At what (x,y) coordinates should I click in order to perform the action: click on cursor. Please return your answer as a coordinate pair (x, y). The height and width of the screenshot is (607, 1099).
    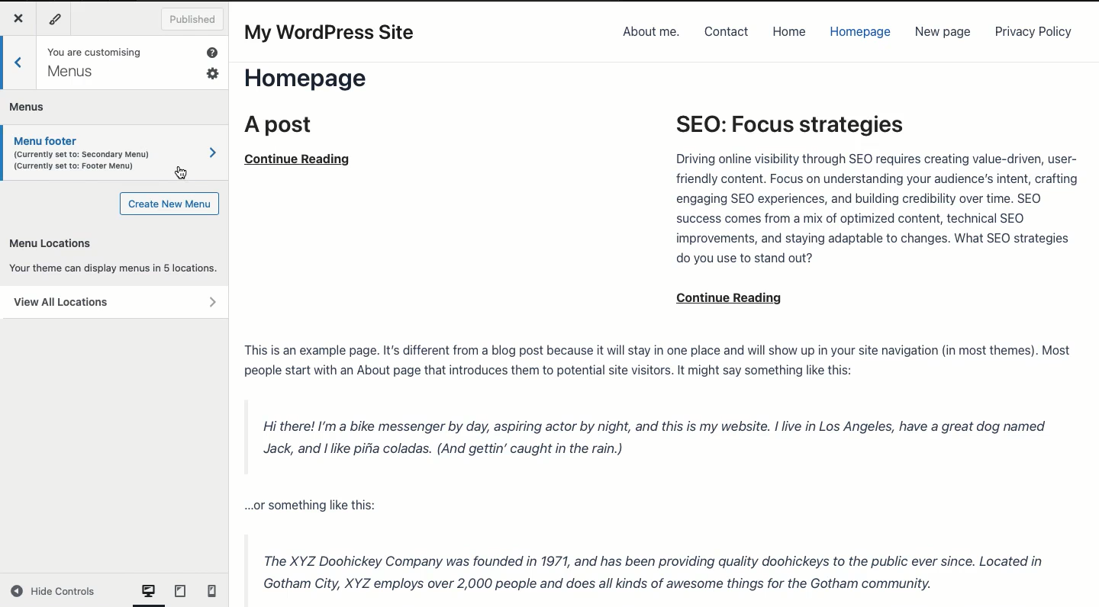
    Looking at the image, I should click on (182, 174).